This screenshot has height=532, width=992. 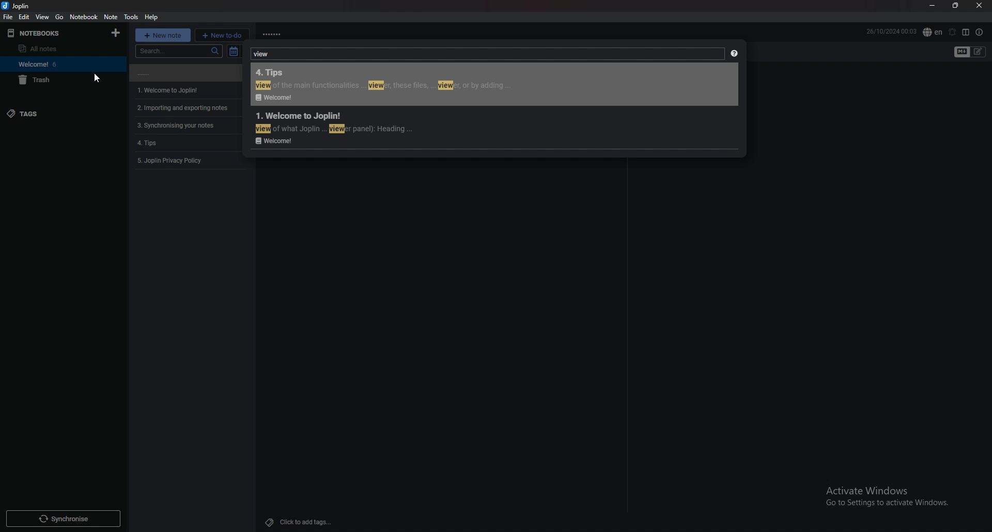 What do you see at coordinates (734, 54) in the screenshot?
I see `help` at bounding box center [734, 54].